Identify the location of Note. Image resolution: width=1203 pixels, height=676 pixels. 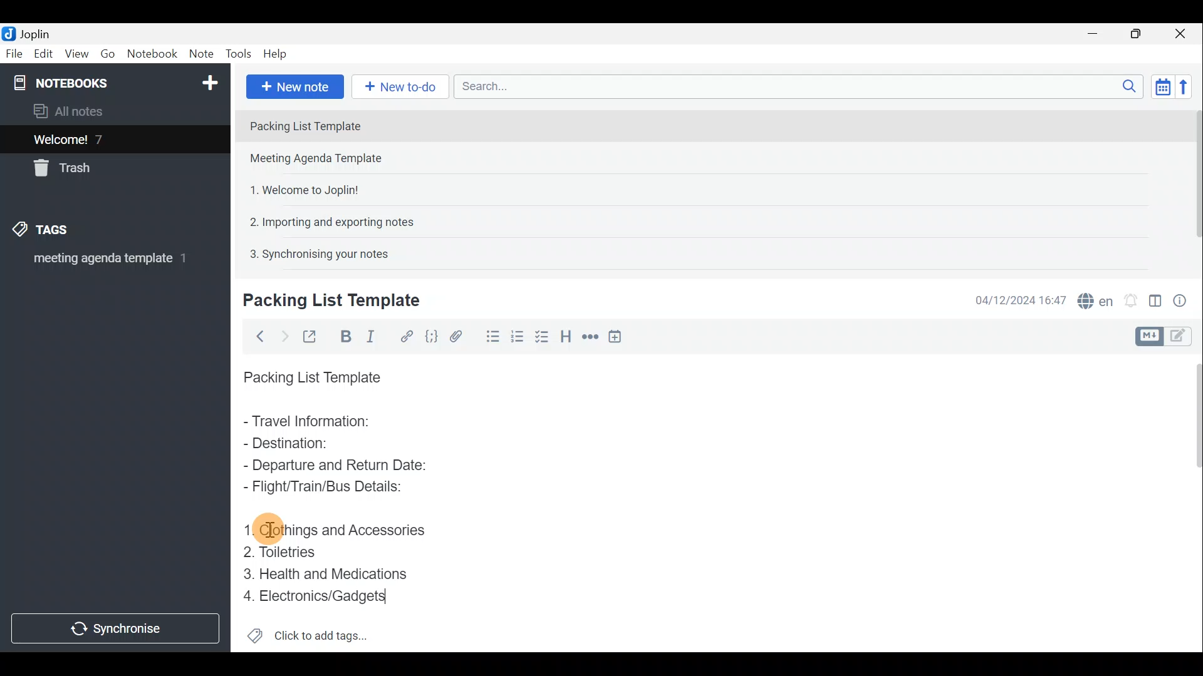
(200, 54).